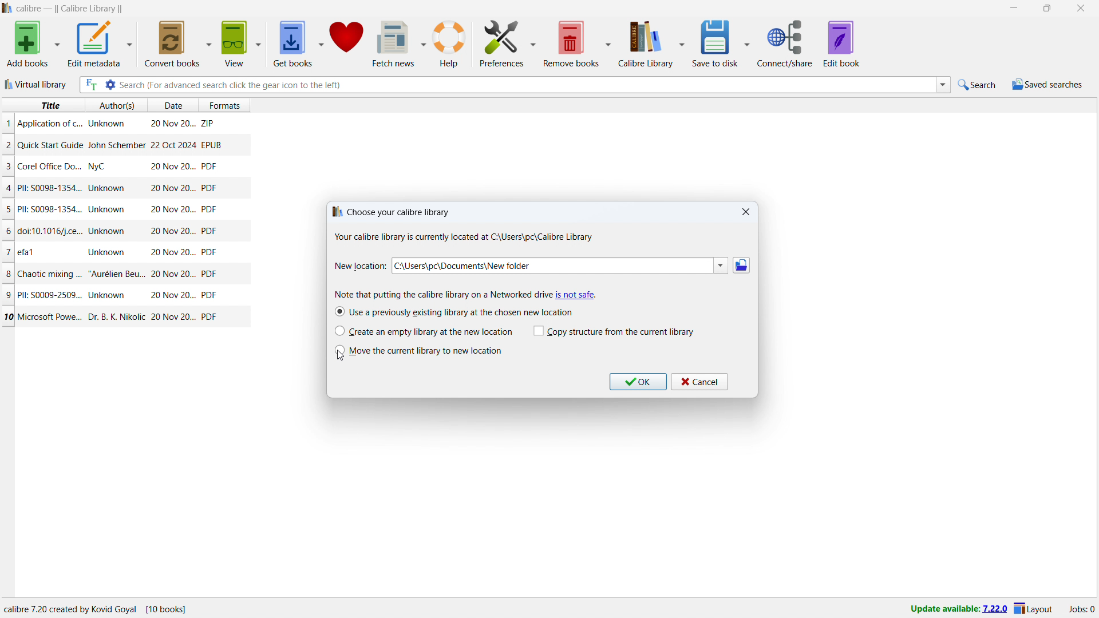 This screenshot has width=1099, height=618. I want to click on close, so click(746, 212).